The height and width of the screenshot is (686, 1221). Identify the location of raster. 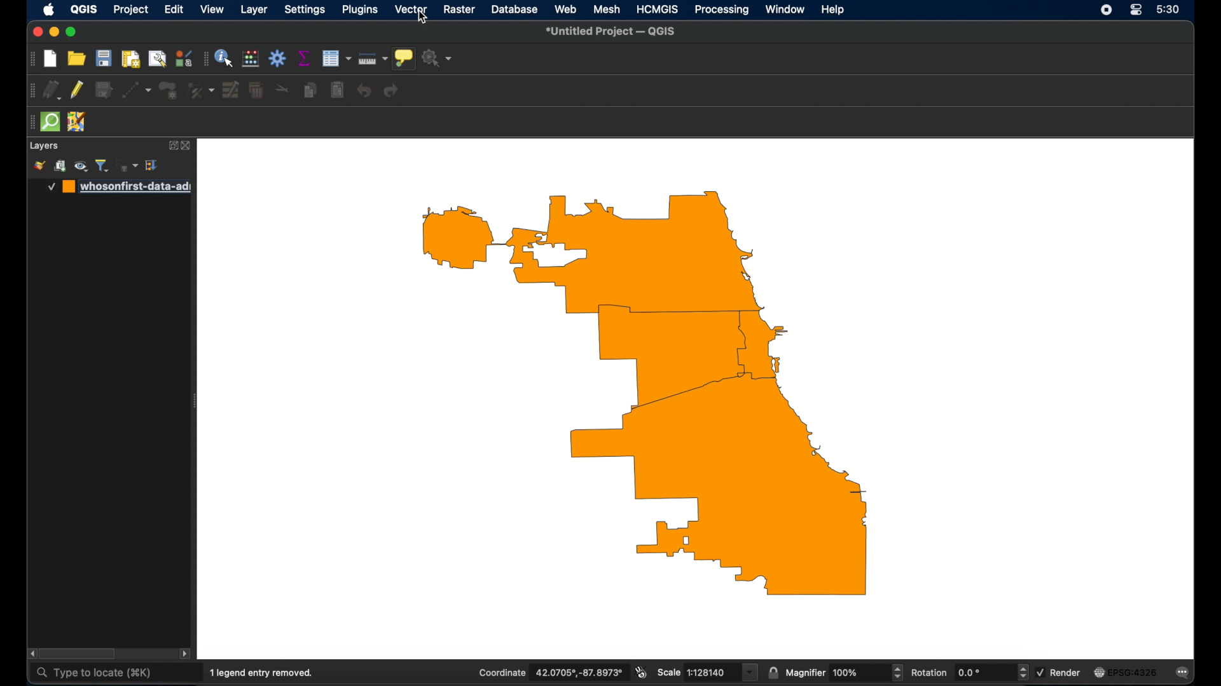
(459, 9).